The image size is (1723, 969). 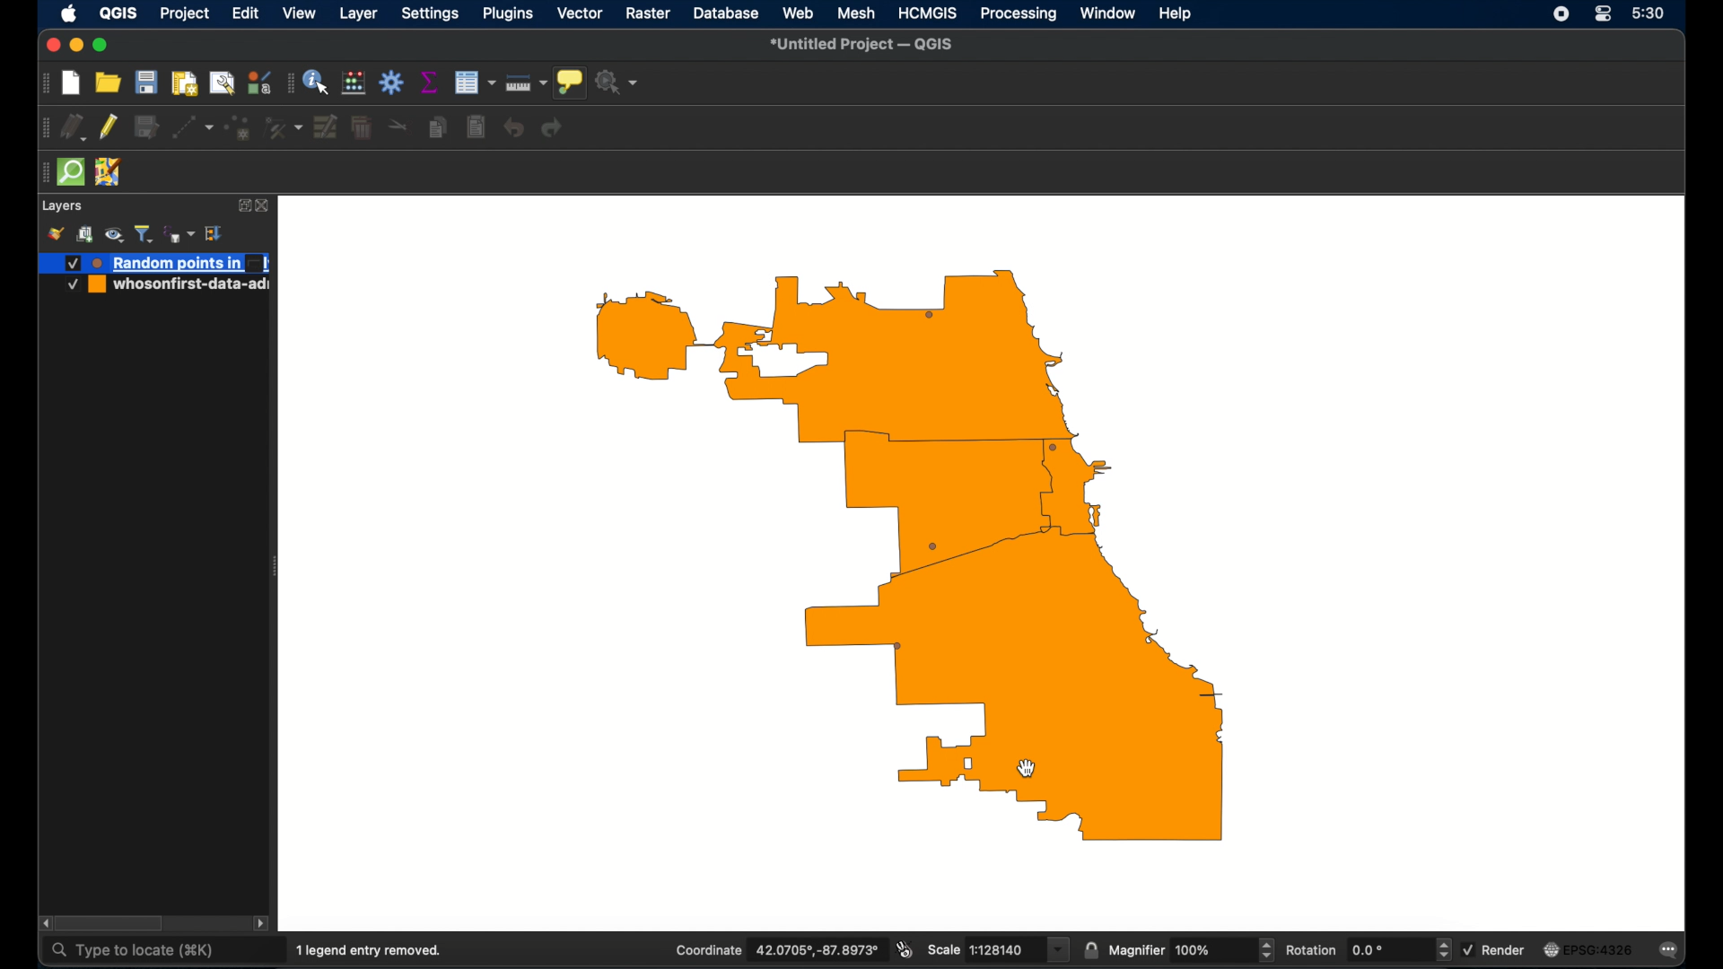 I want to click on QGIS, so click(x=118, y=13).